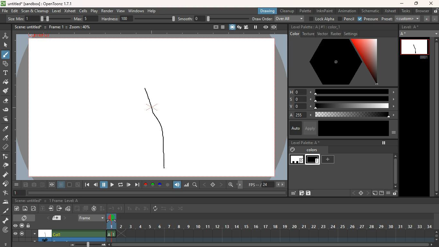  What do you see at coordinates (354, 128) in the screenshot?
I see `color` at bounding box center [354, 128].